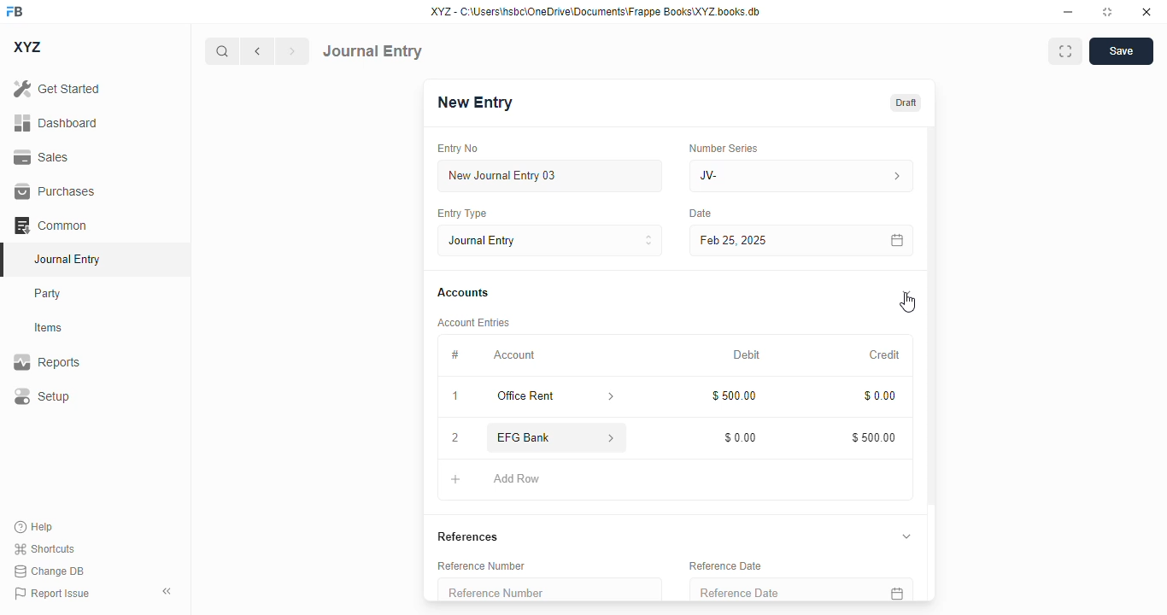  What do you see at coordinates (66, 259) in the screenshot?
I see `journal entry` at bounding box center [66, 259].